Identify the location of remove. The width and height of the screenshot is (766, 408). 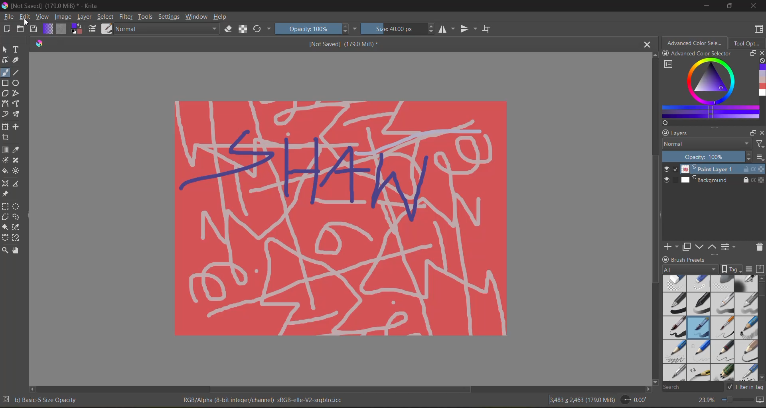
(758, 247).